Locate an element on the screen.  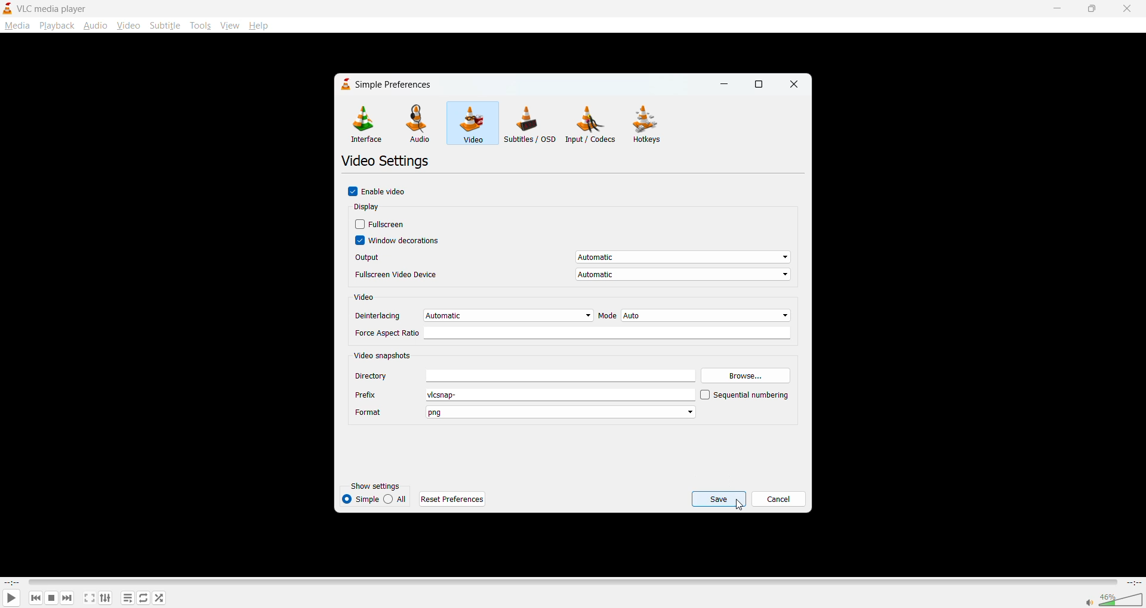
current track time is located at coordinates (12, 581).